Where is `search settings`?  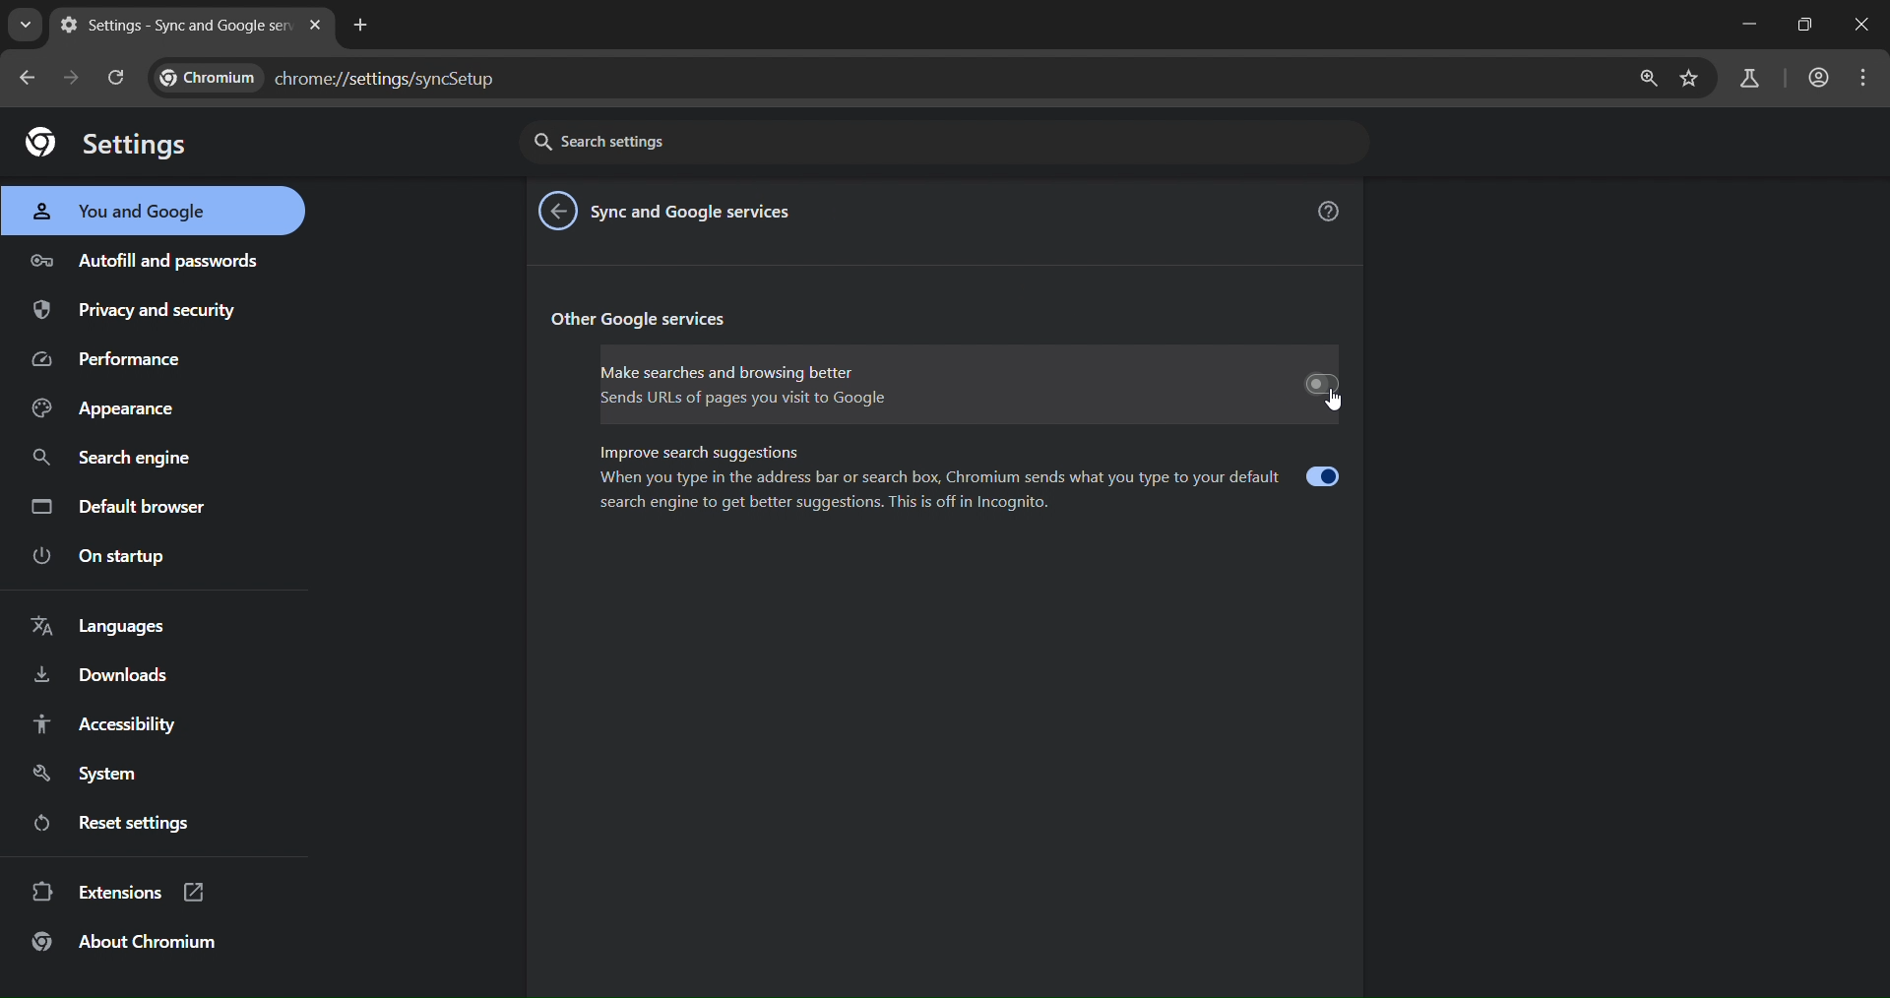 search settings is located at coordinates (946, 144).